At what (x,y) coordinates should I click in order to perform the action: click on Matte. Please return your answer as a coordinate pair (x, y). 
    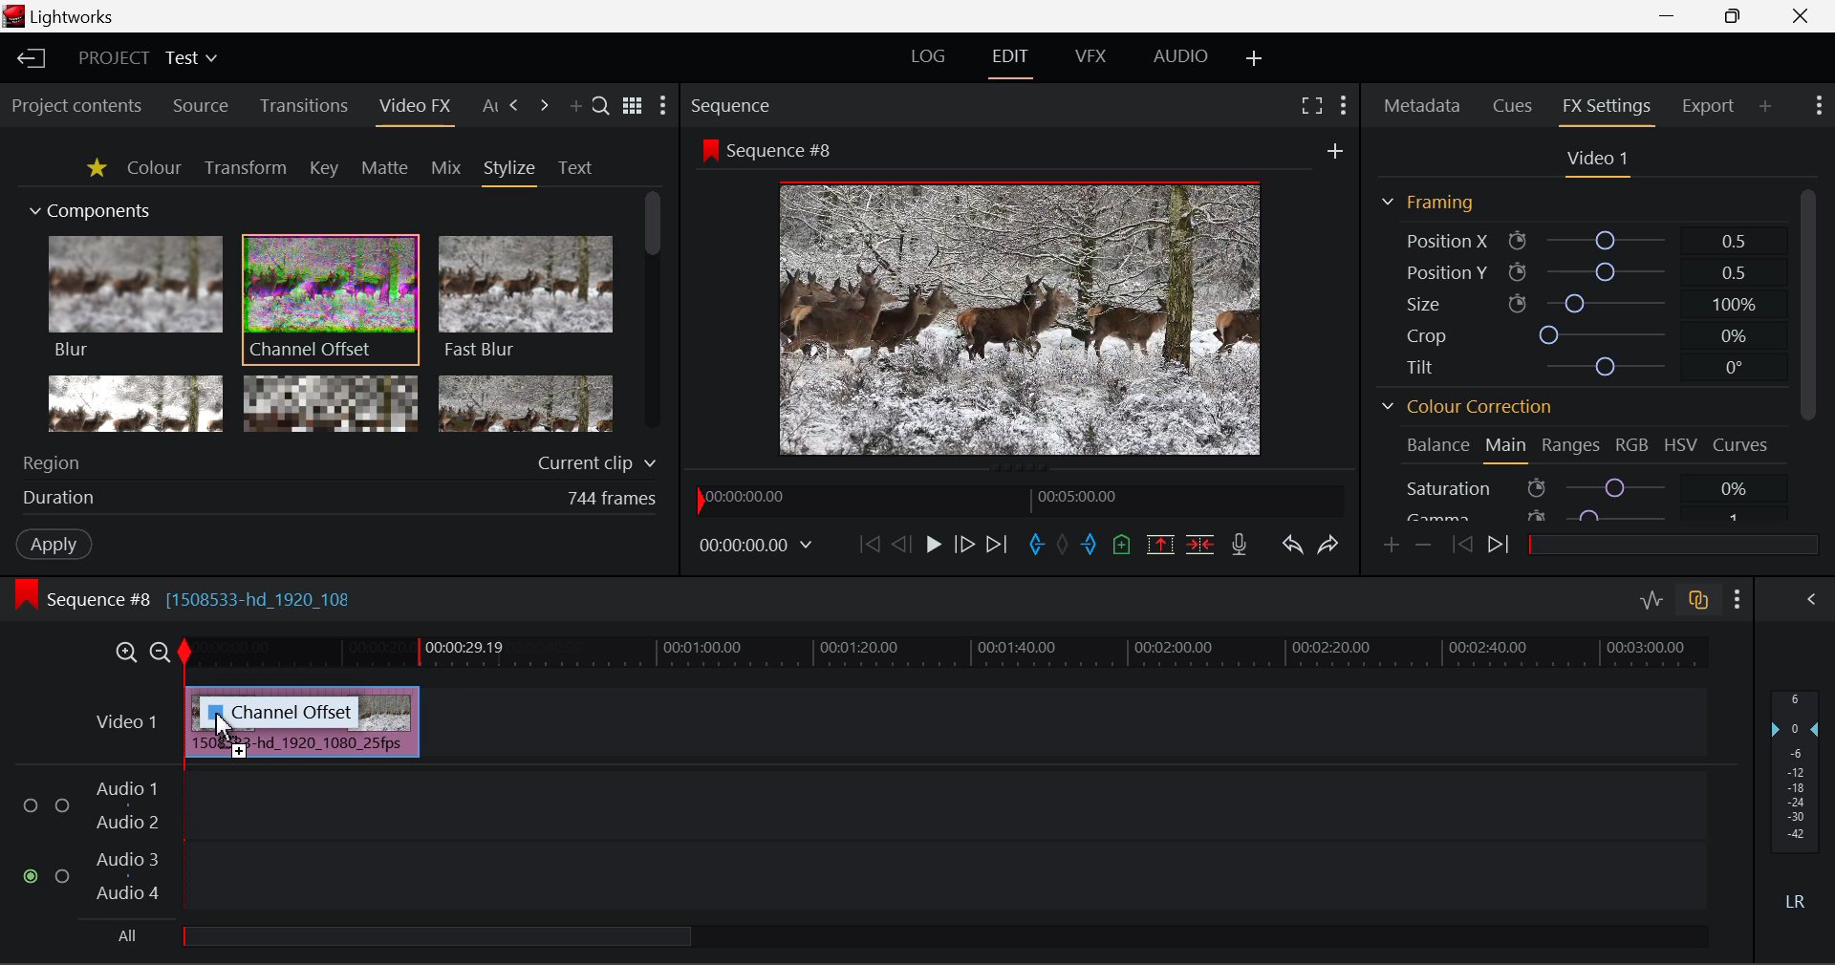
    Looking at the image, I should click on (385, 169).